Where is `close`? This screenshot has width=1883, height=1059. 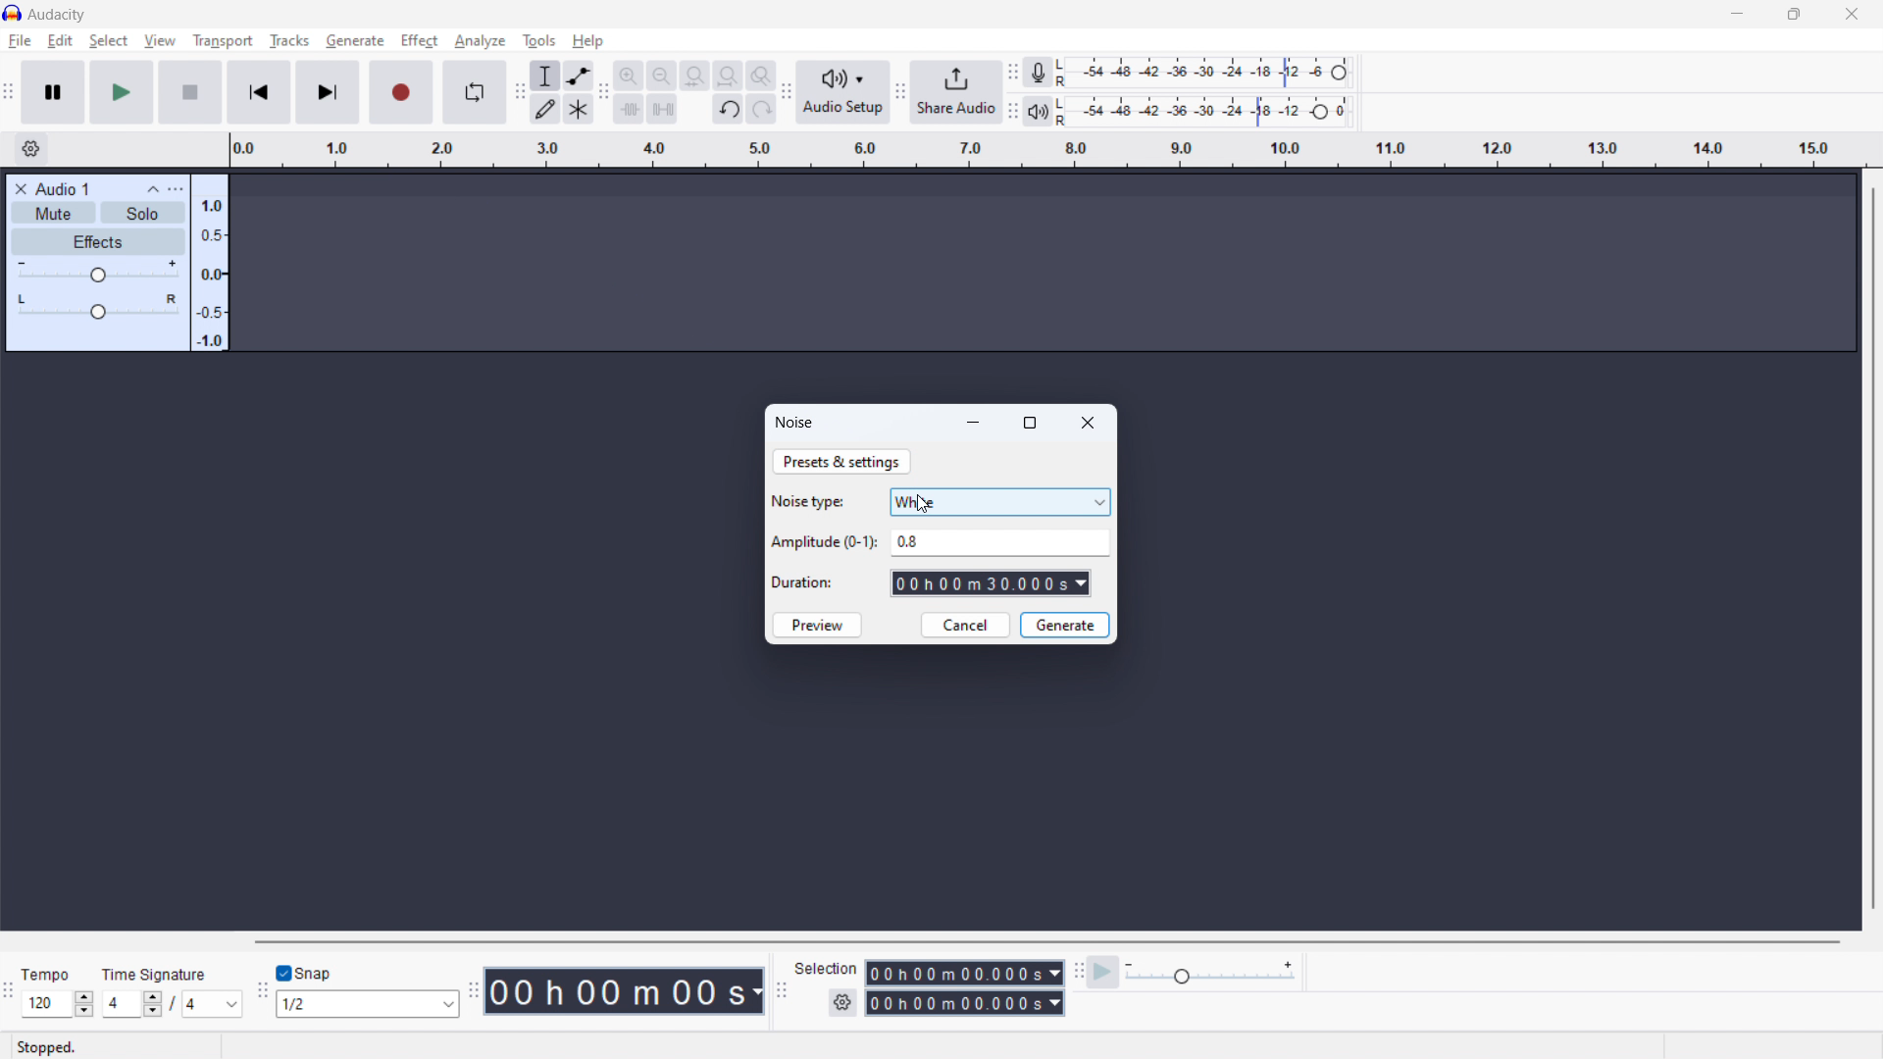
close is located at coordinates (1090, 423).